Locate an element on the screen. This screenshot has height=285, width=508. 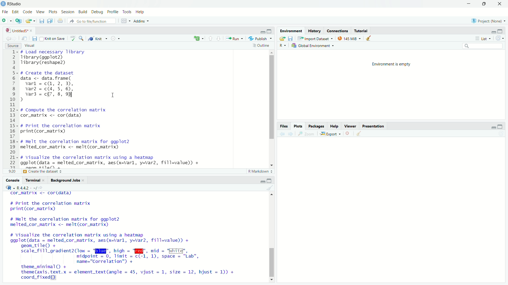
search is located at coordinates (483, 46).